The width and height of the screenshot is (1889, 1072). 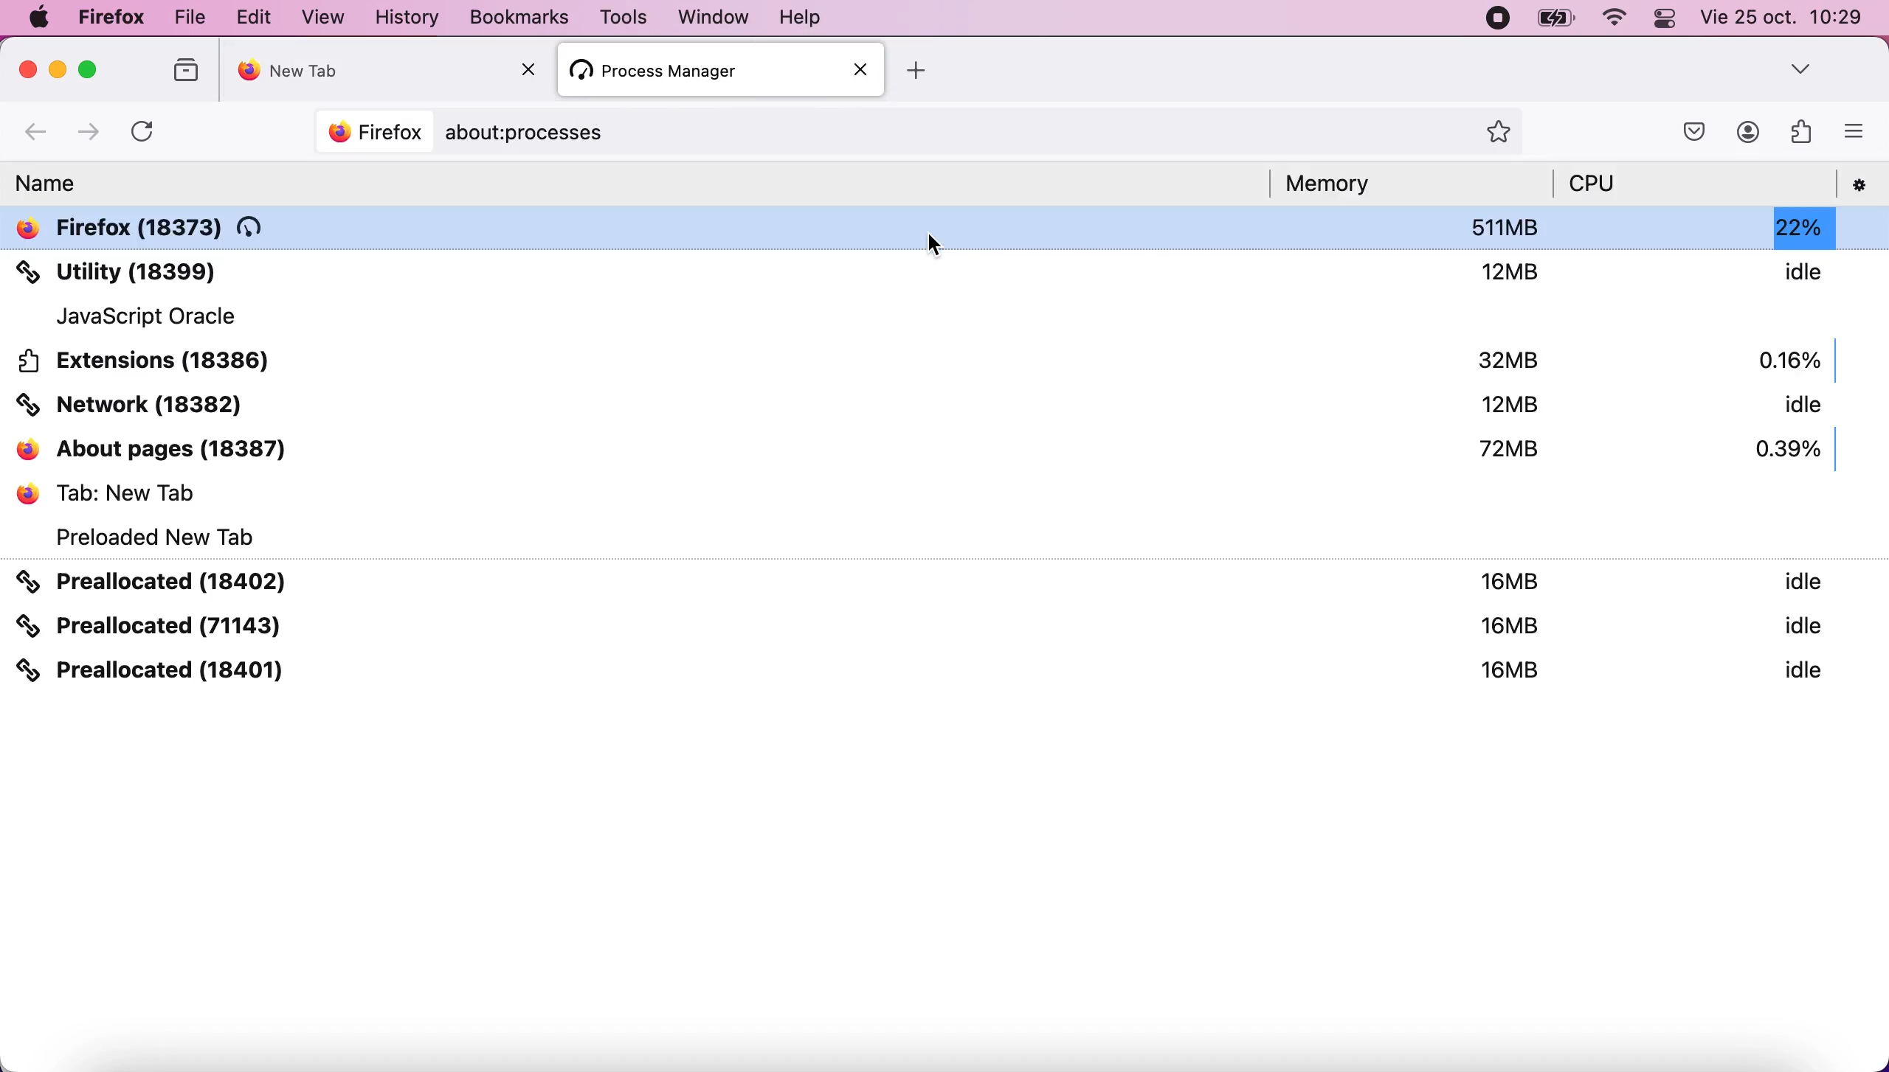 I want to click on Minimize, so click(x=60, y=69).